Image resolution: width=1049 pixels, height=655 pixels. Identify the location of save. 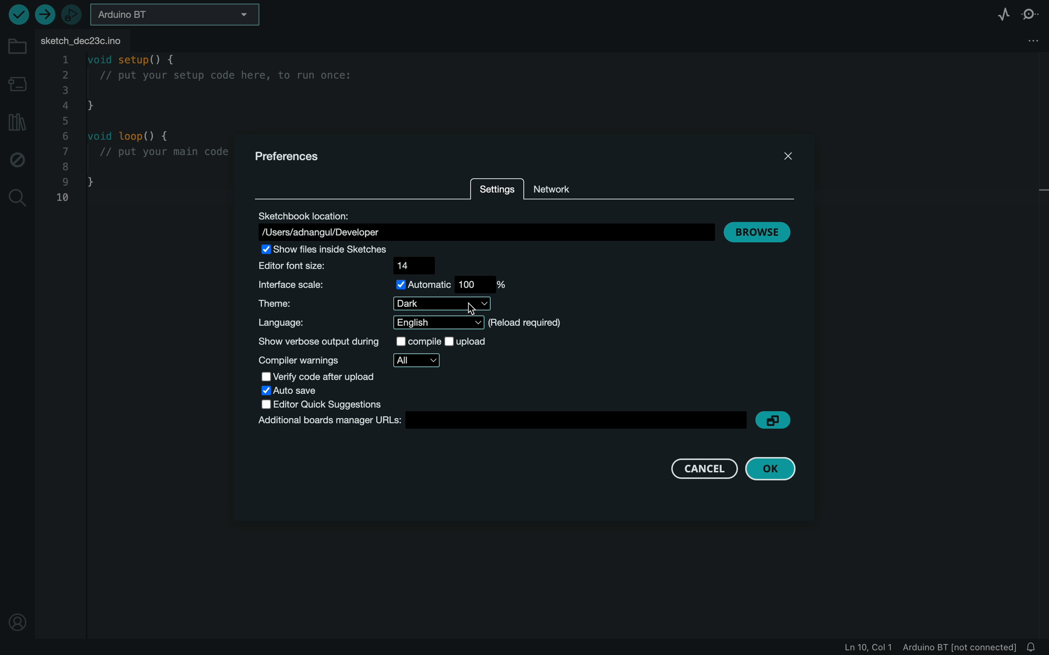
(306, 391).